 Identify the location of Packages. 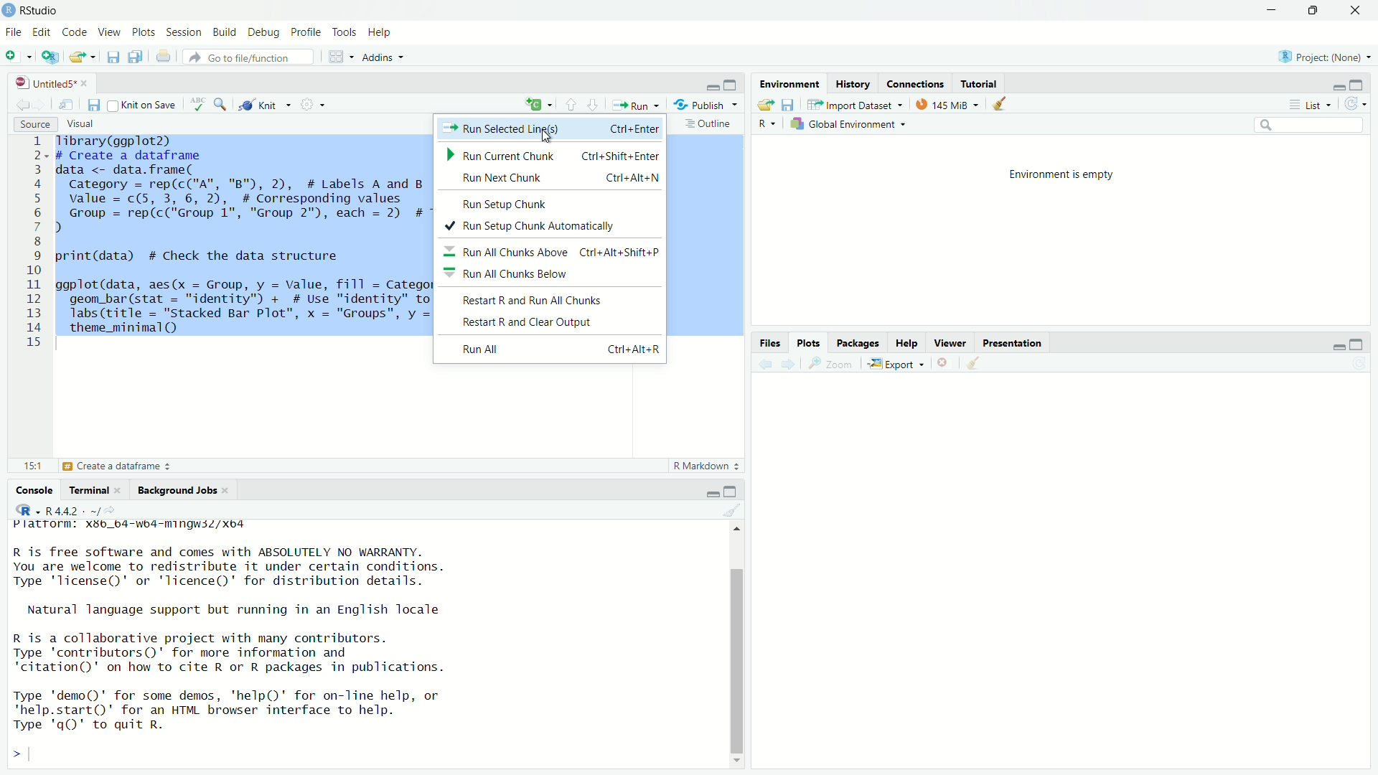
(856, 341).